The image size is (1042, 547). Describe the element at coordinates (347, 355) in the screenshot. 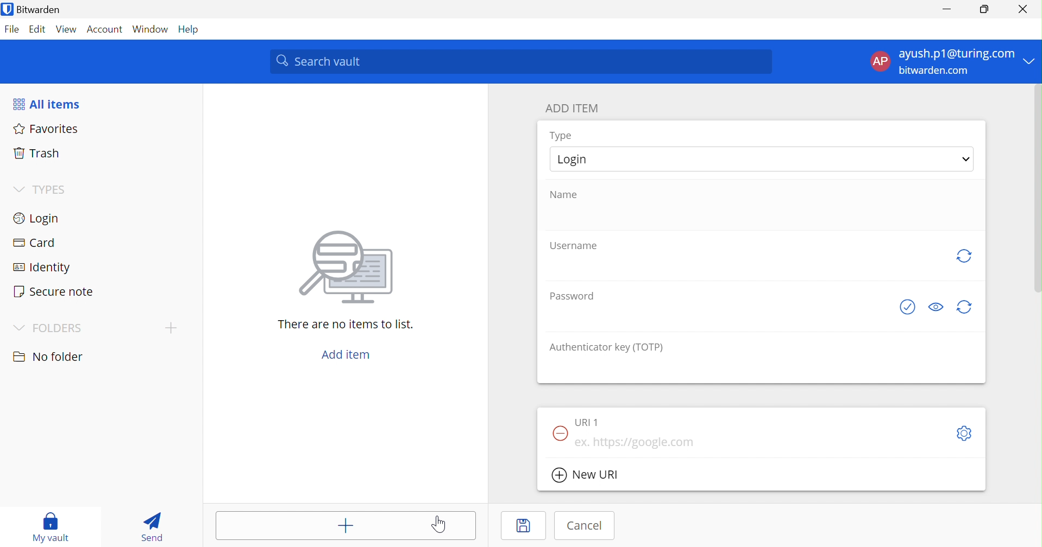

I see `Add item` at that location.